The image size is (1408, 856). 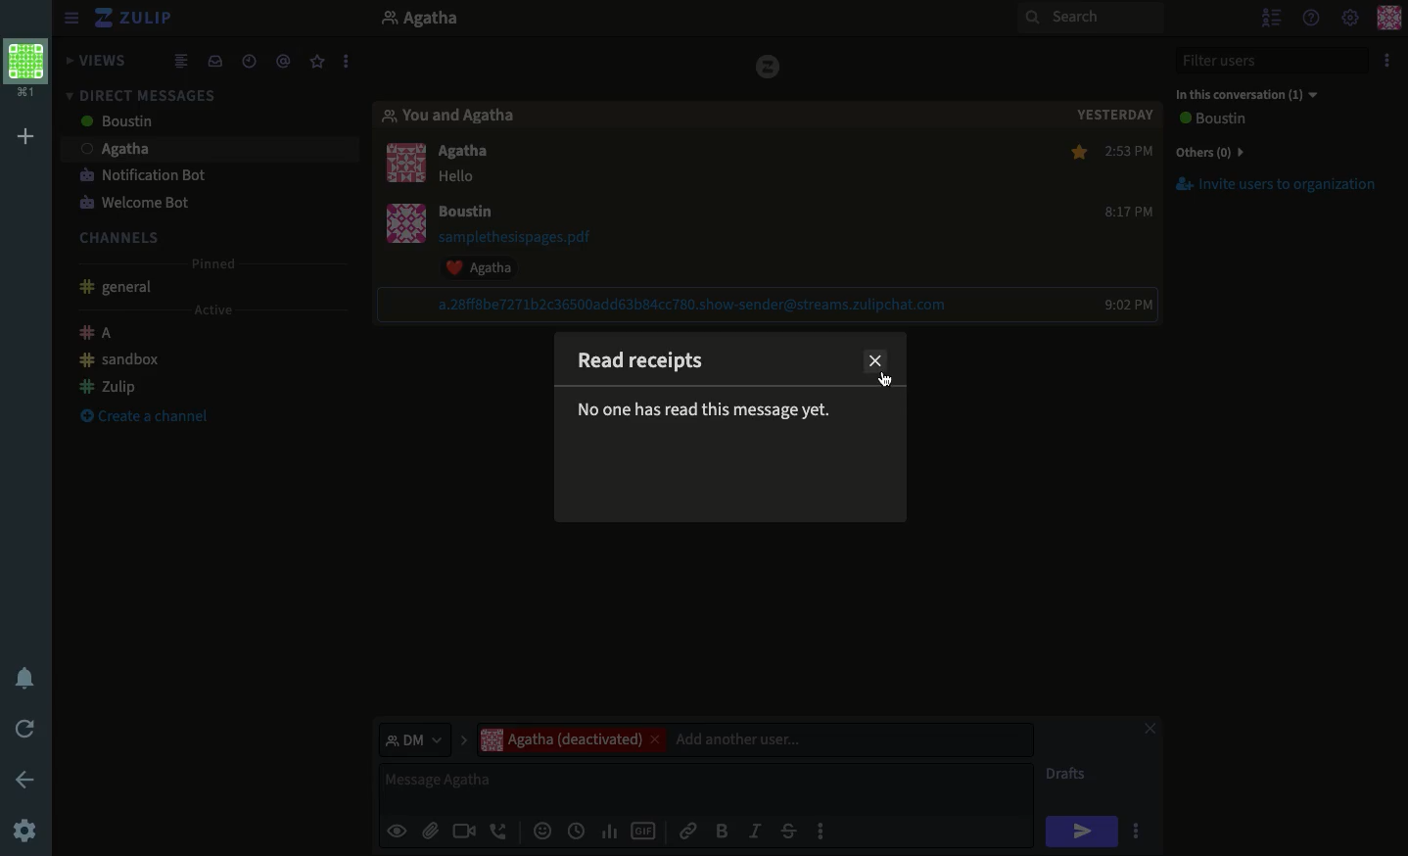 I want to click on user, so click(x=467, y=214).